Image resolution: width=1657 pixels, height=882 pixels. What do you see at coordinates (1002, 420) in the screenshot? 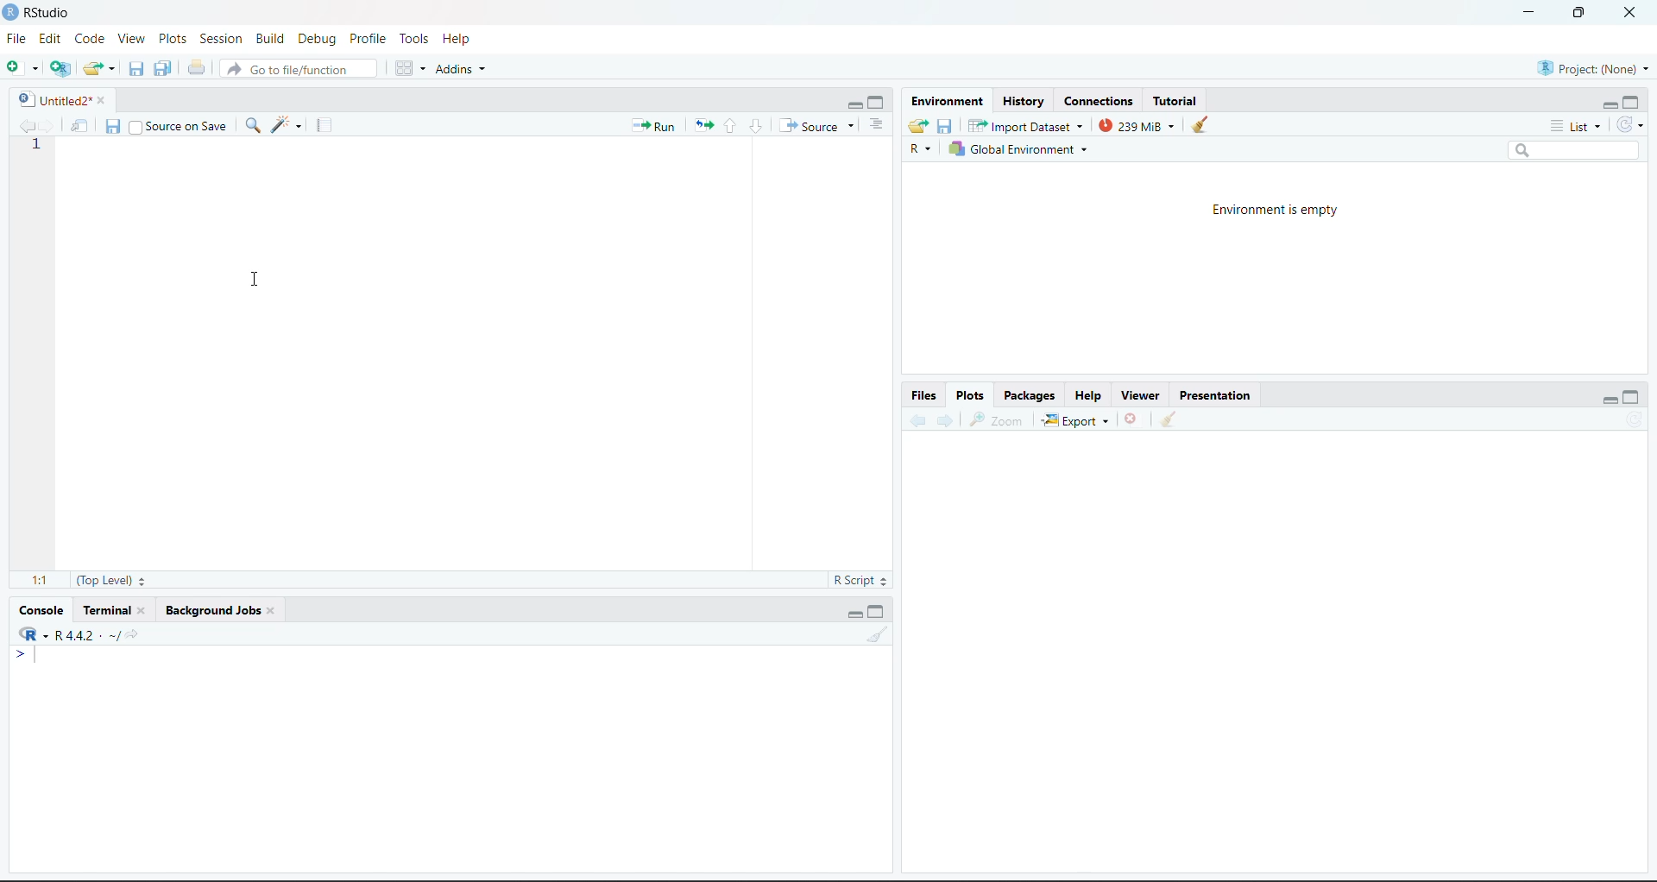
I see `Zoom` at bounding box center [1002, 420].